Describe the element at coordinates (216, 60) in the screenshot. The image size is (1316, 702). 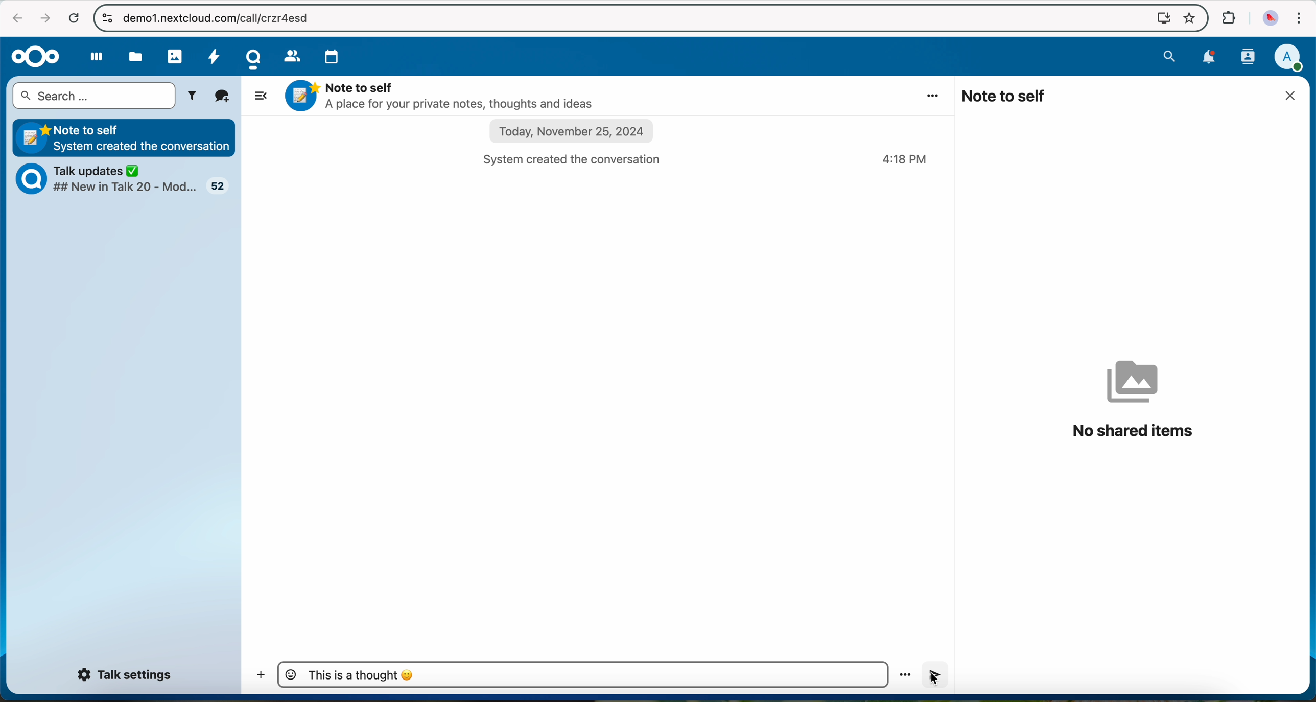
I see `activity` at that location.